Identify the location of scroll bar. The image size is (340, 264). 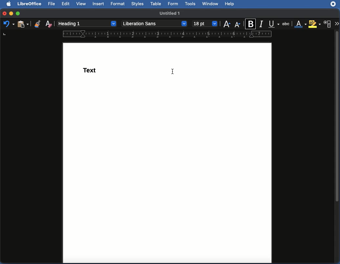
(337, 146).